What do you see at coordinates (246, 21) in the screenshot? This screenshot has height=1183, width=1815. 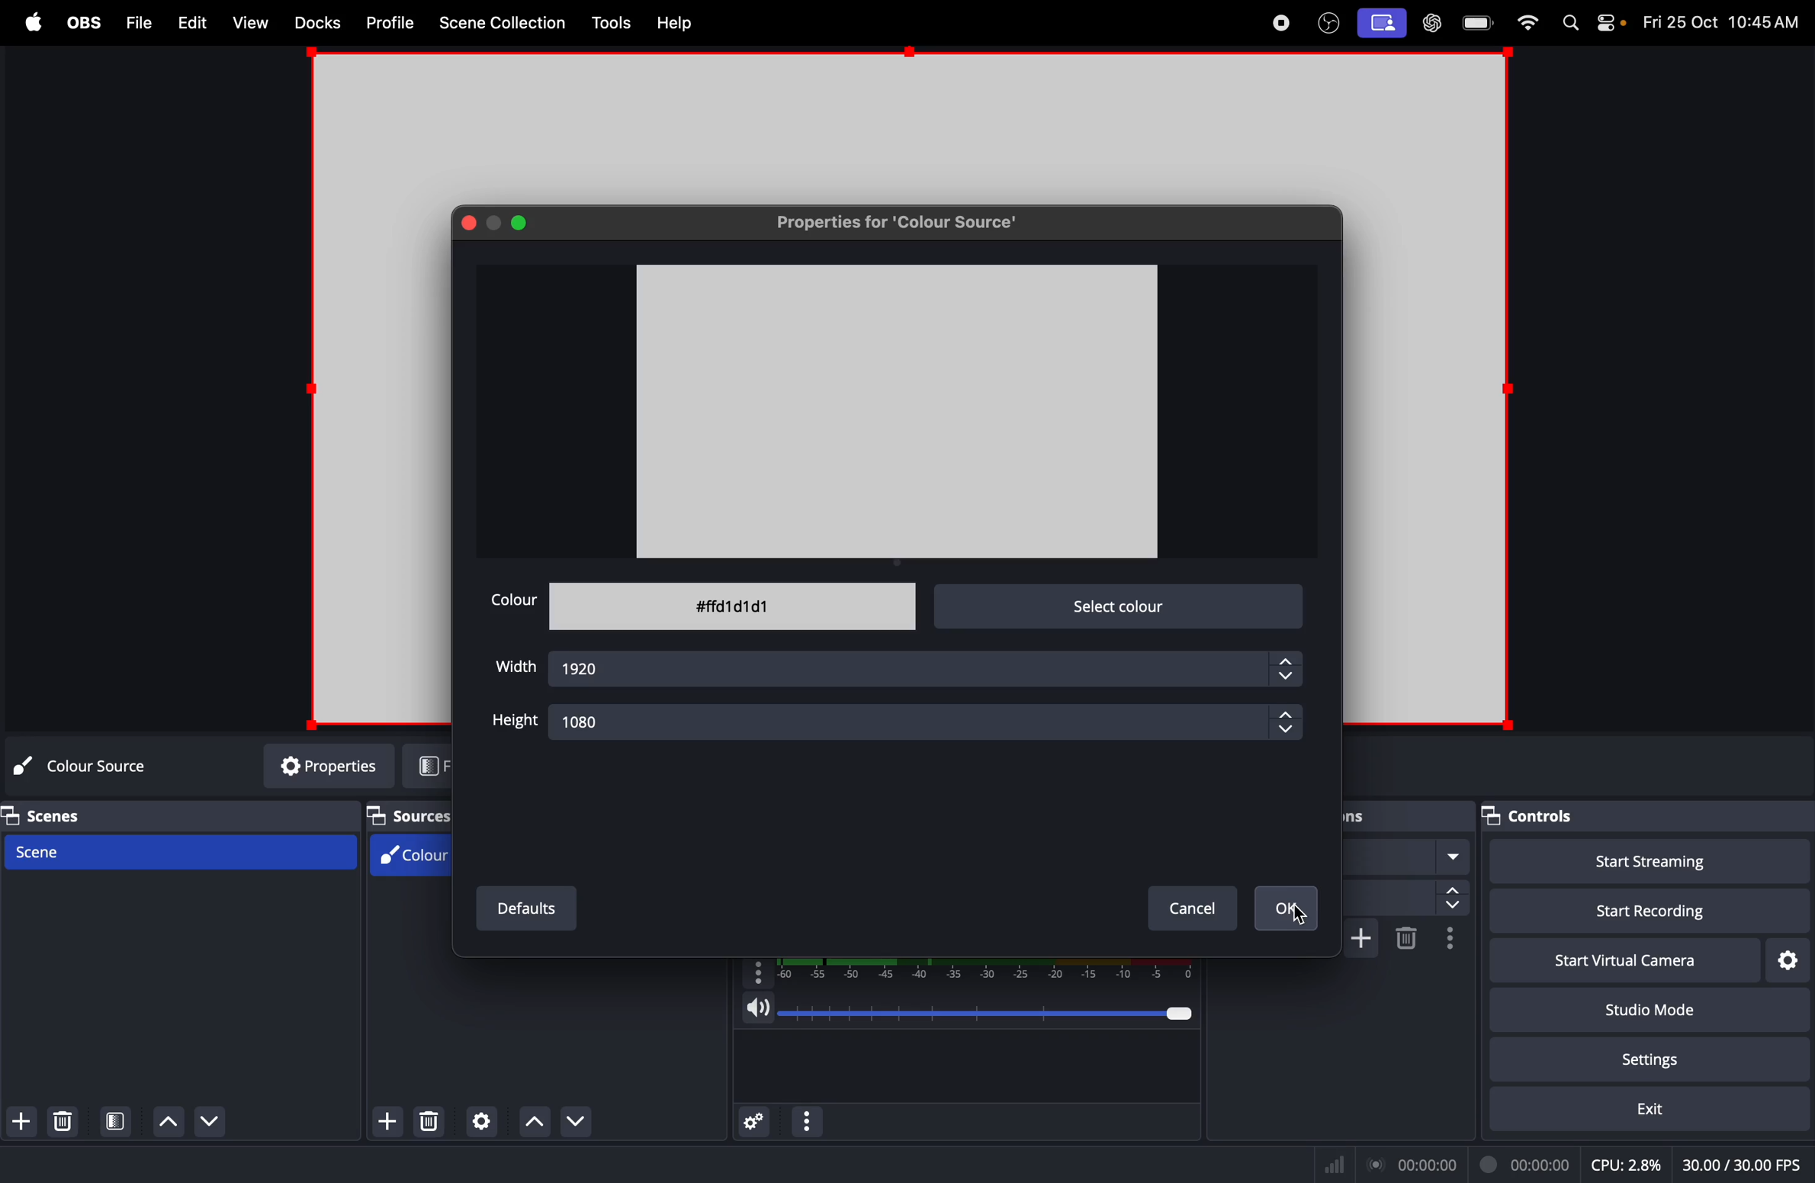 I see `view` at bounding box center [246, 21].